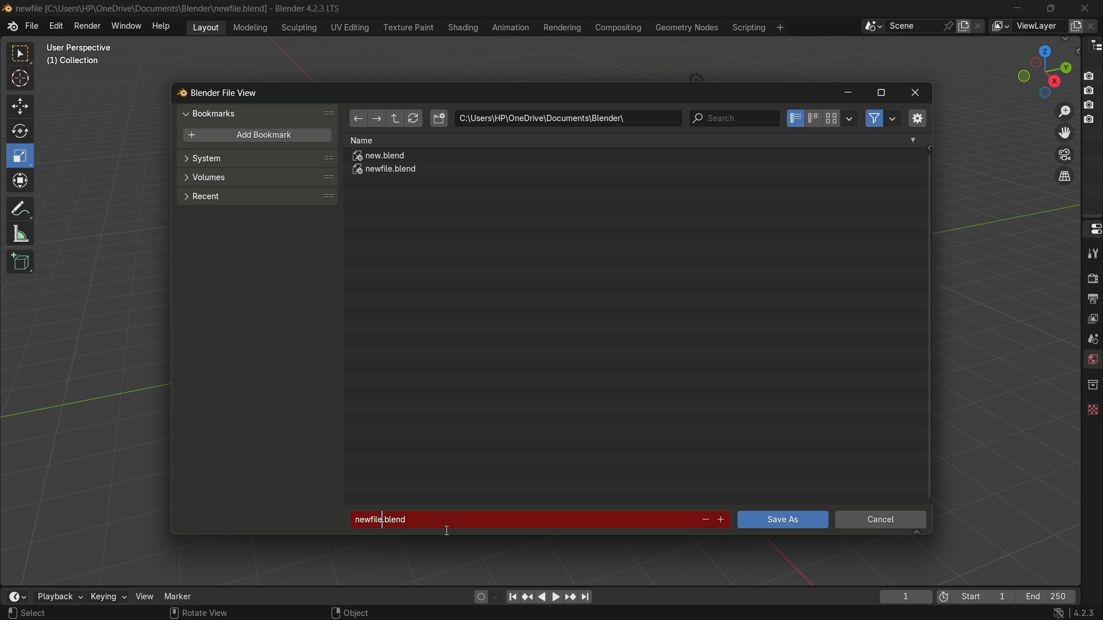  I want to click on text Cursor, so click(448, 532).